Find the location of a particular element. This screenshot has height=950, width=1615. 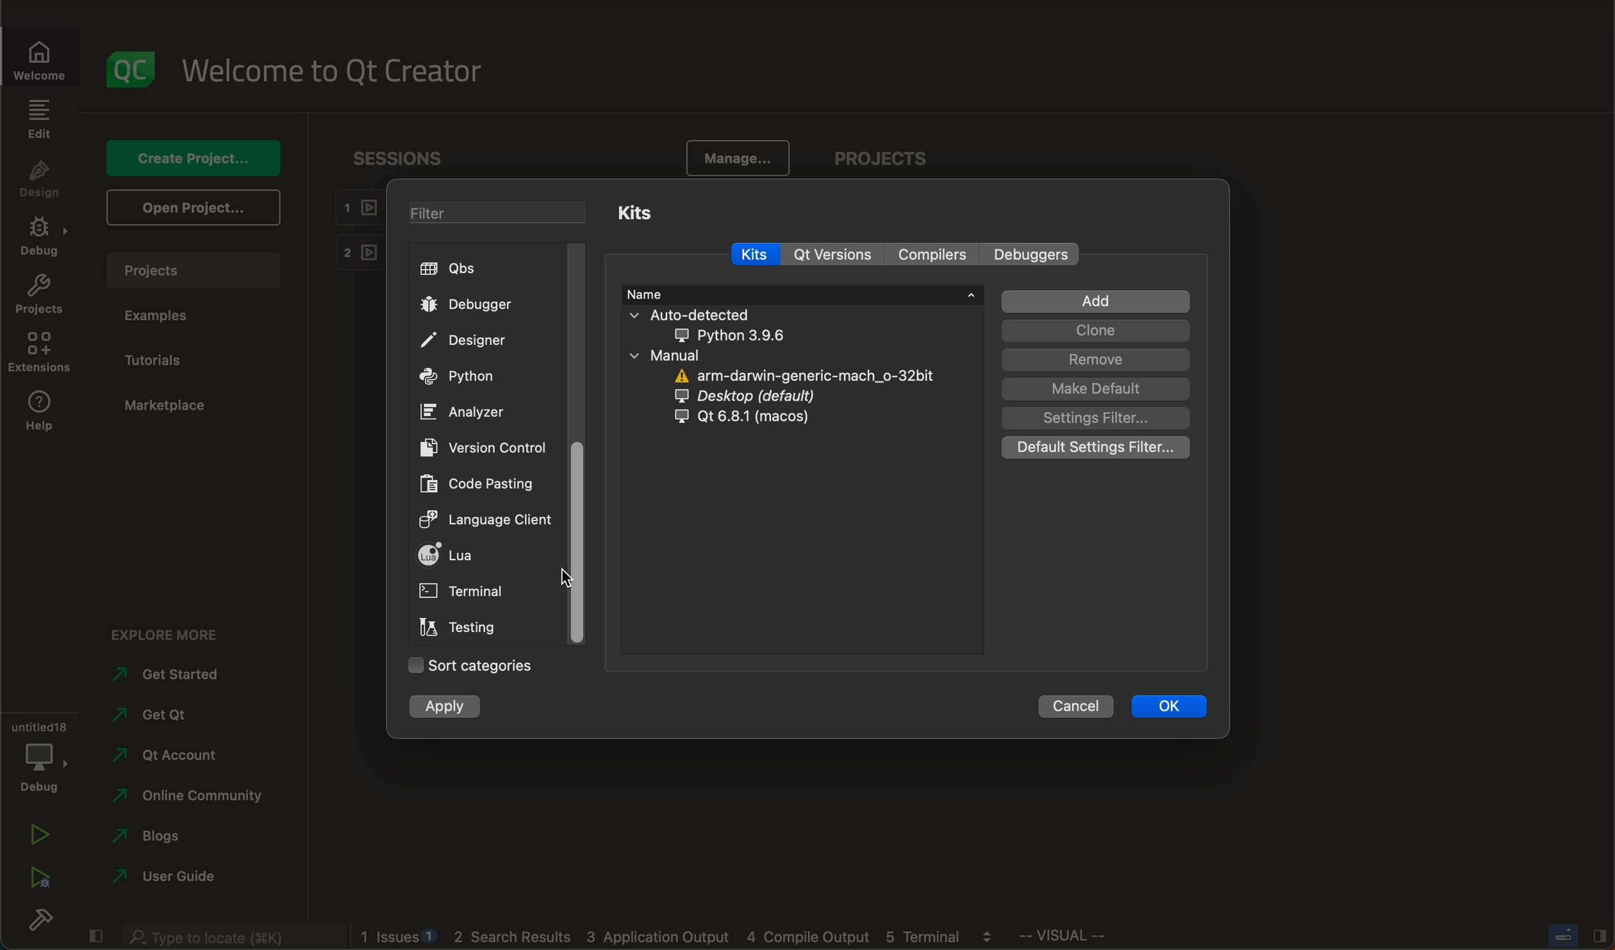

welcomw is located at coordinates (44, 53).